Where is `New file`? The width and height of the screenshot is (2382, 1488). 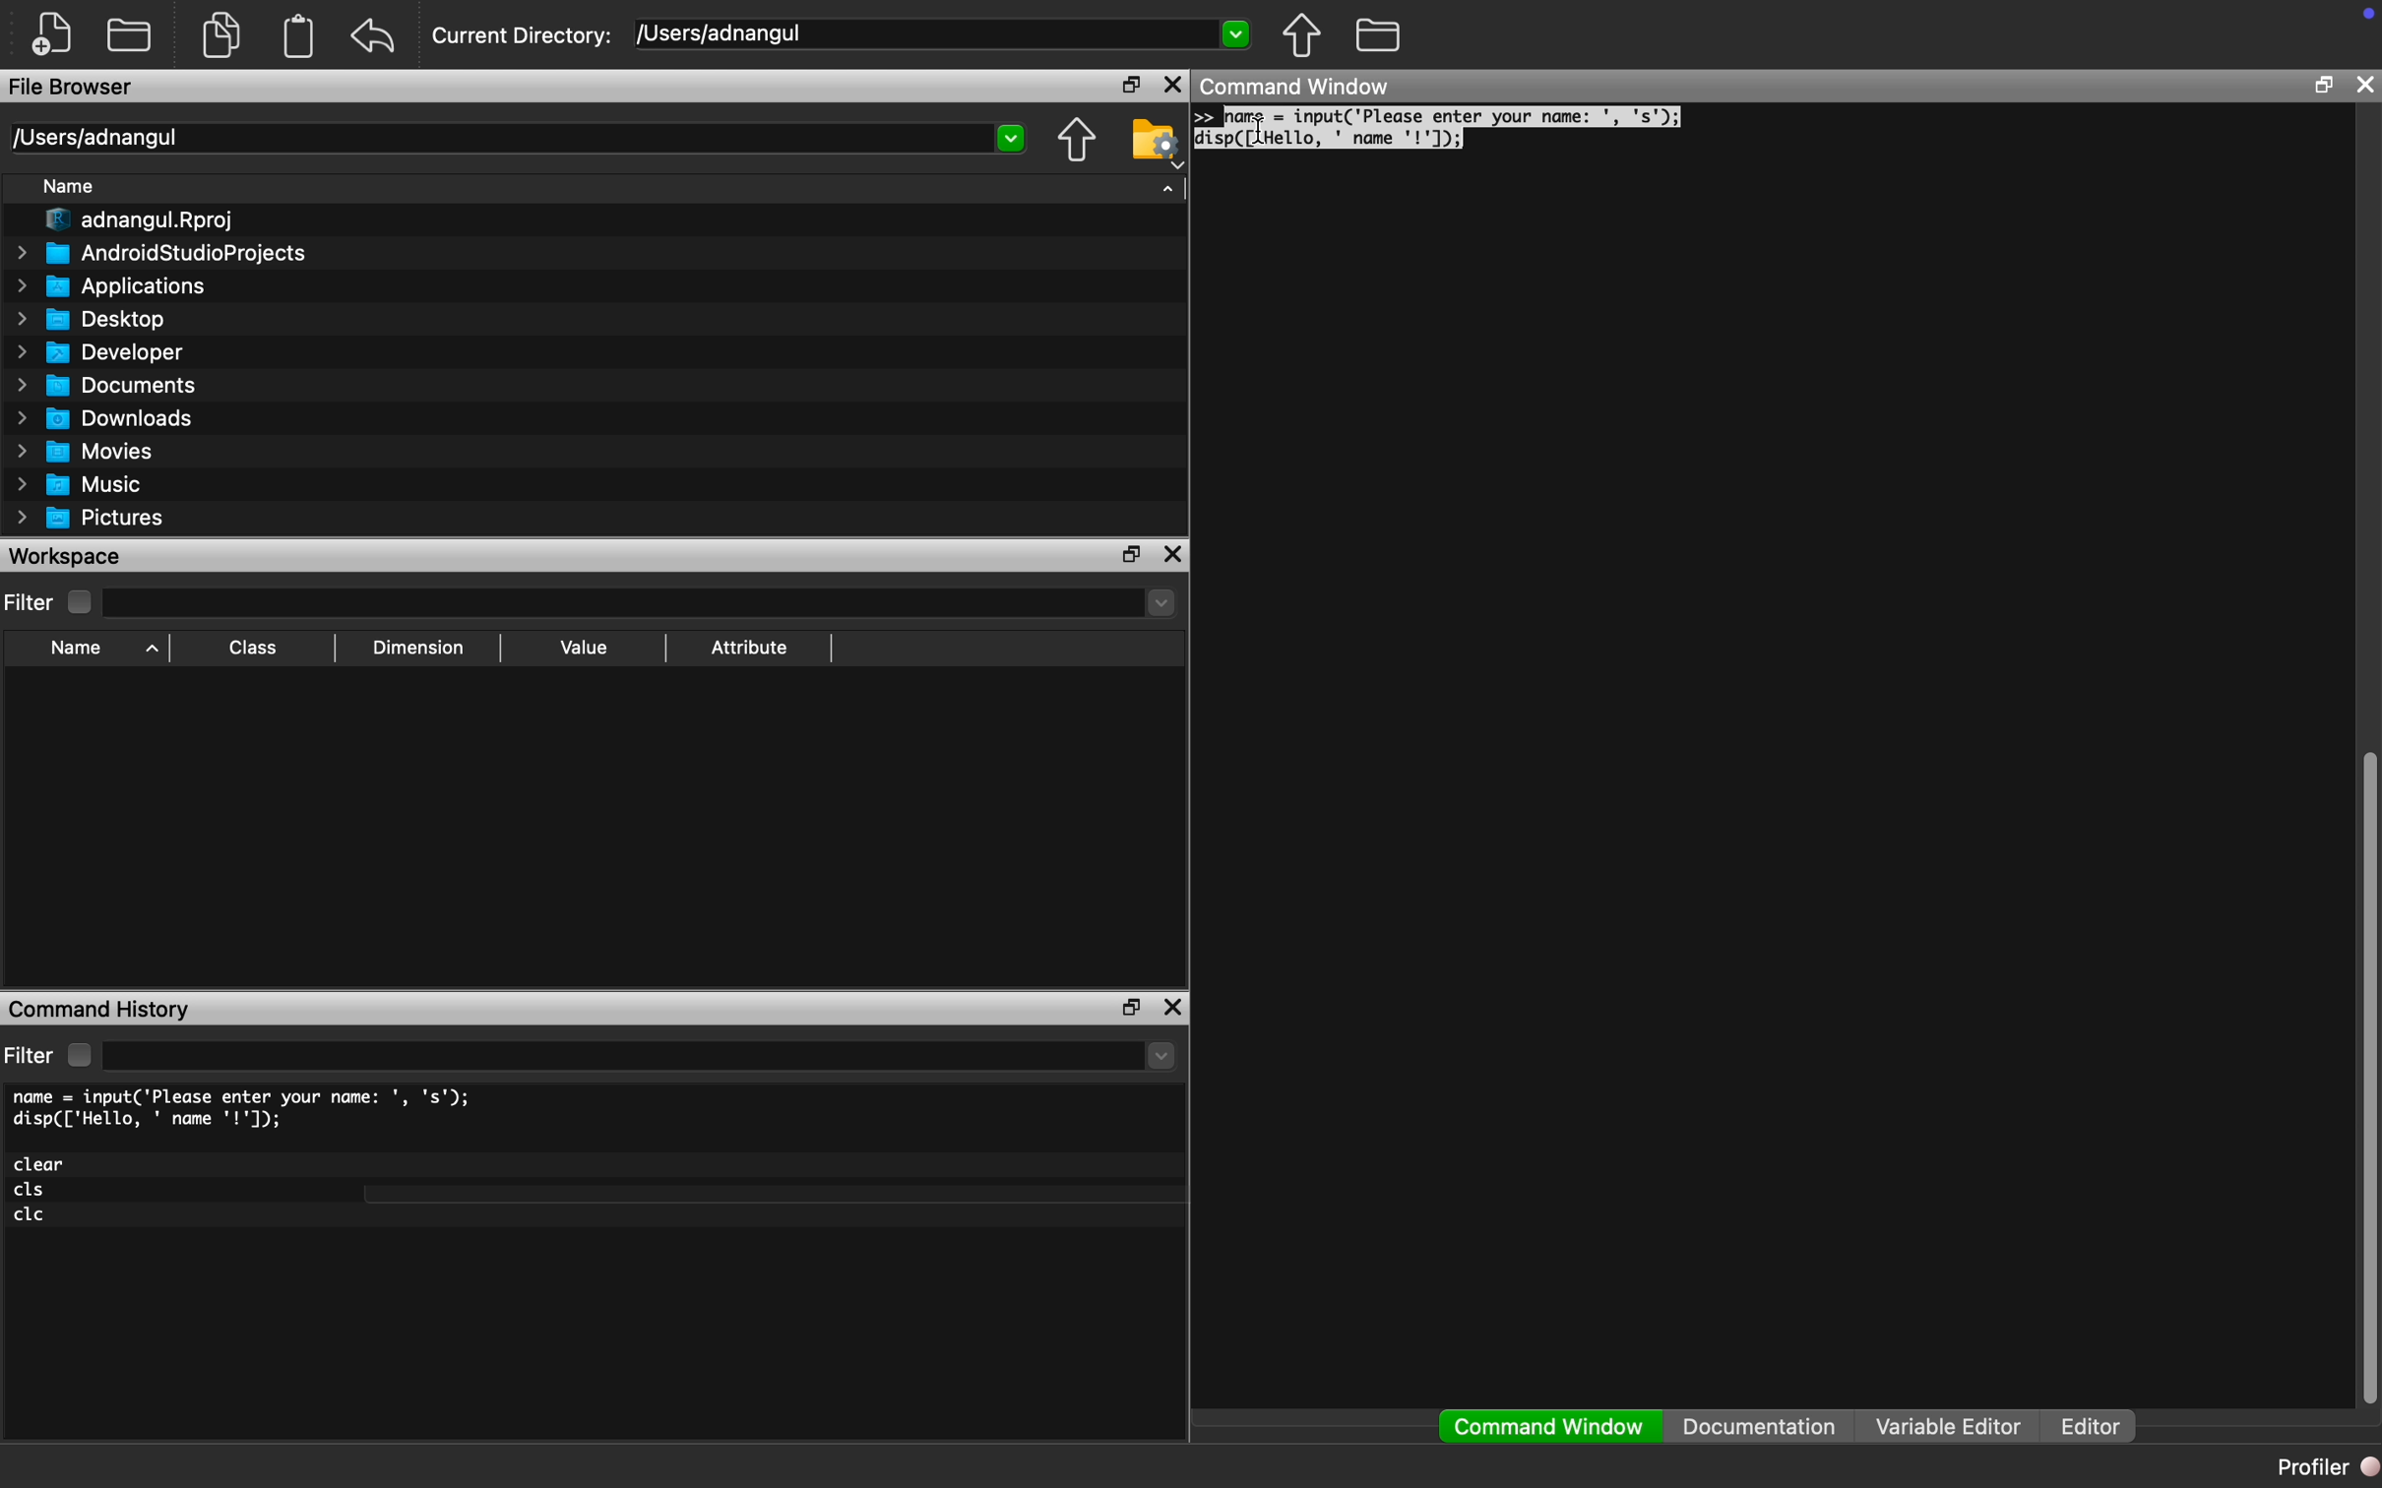 New file is located at coordinates (52, 33).